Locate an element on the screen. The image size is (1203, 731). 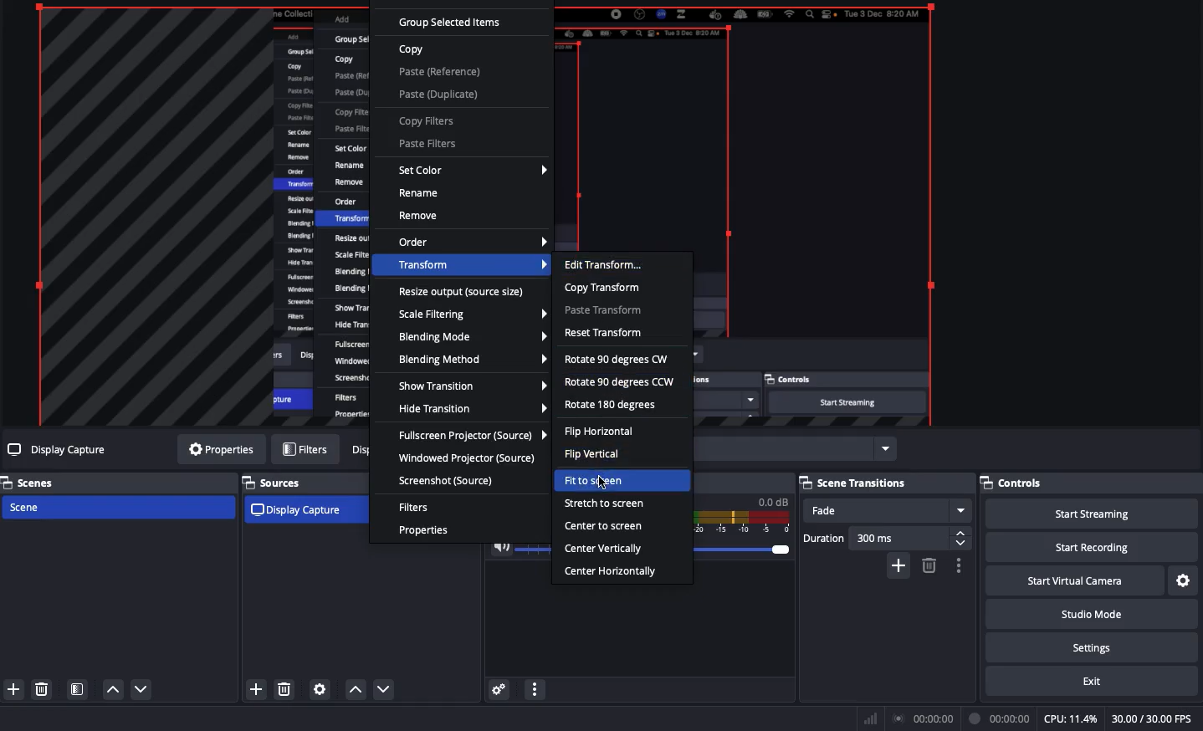
Center vertically is located at coordinates (605, 550).